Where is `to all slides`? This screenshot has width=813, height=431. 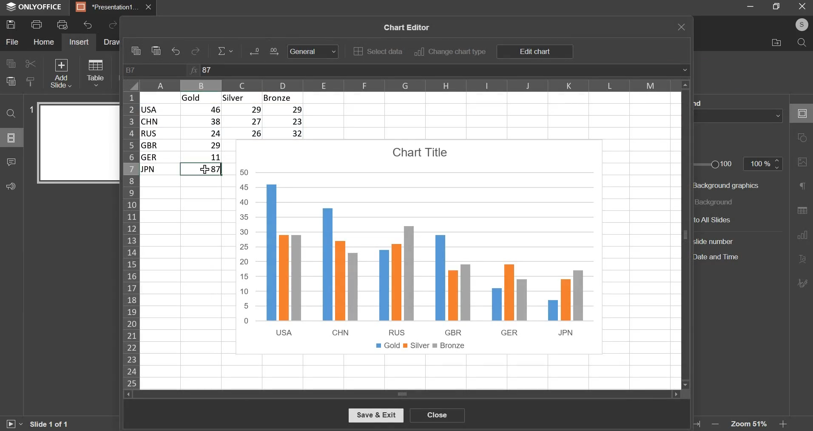
to all slides is located at coordinates (727, 220).